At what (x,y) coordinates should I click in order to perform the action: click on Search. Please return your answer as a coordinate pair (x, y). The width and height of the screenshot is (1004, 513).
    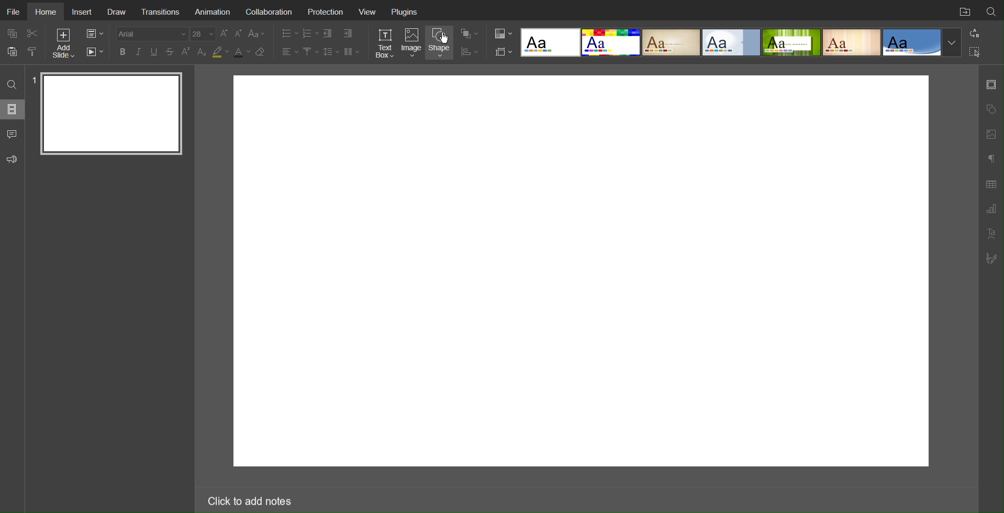
    Looking at the image, I should click on (13, 84).